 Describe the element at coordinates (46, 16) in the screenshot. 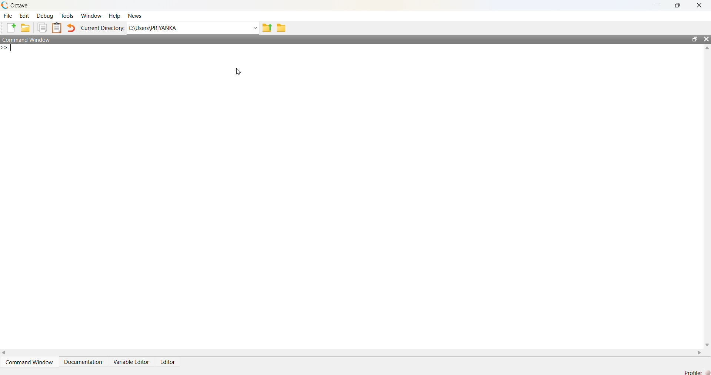

I see `Debug` at that location.